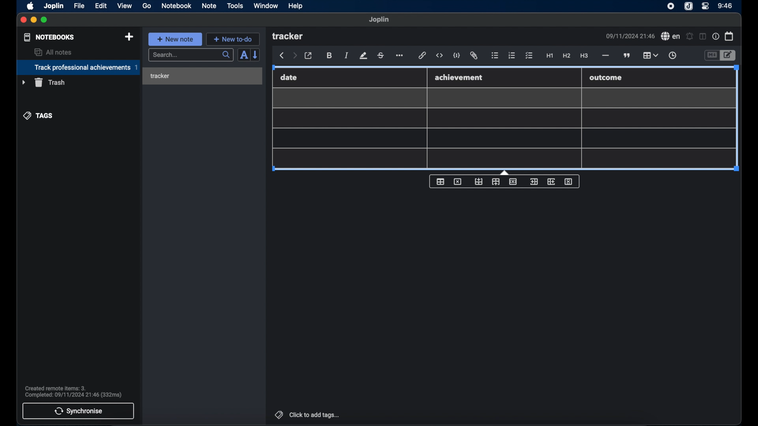  I want to click on heading 1, so click(550, 56).